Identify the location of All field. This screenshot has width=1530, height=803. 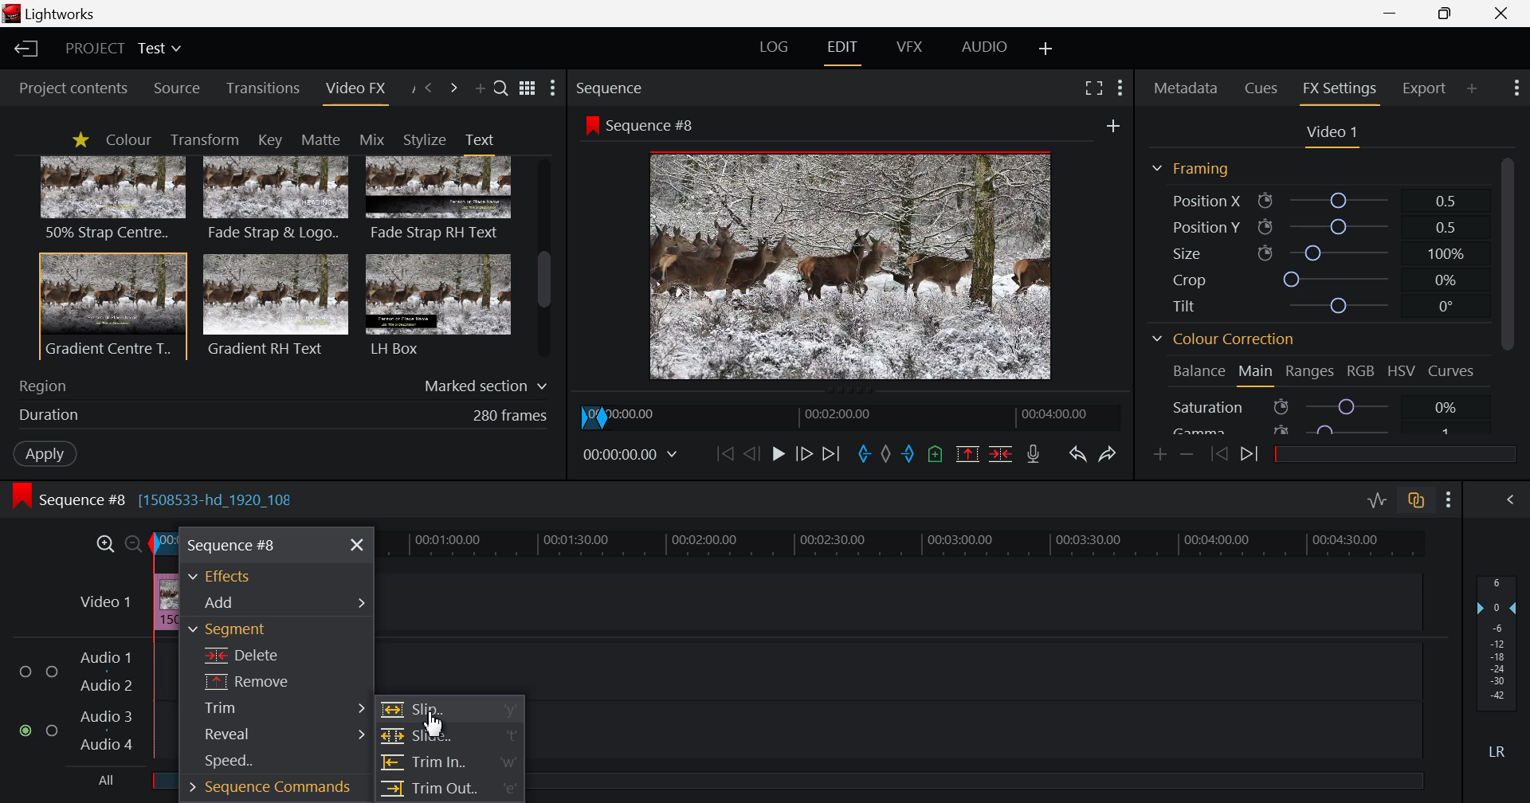
(991, 779).